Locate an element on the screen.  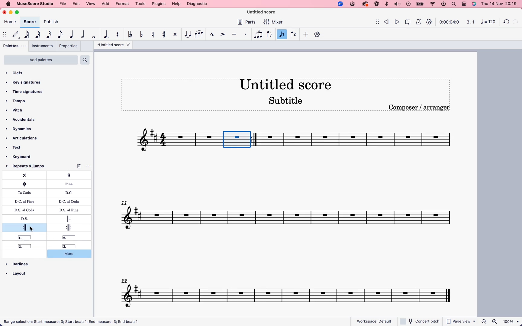
publish is located at coordinates (53, 22).